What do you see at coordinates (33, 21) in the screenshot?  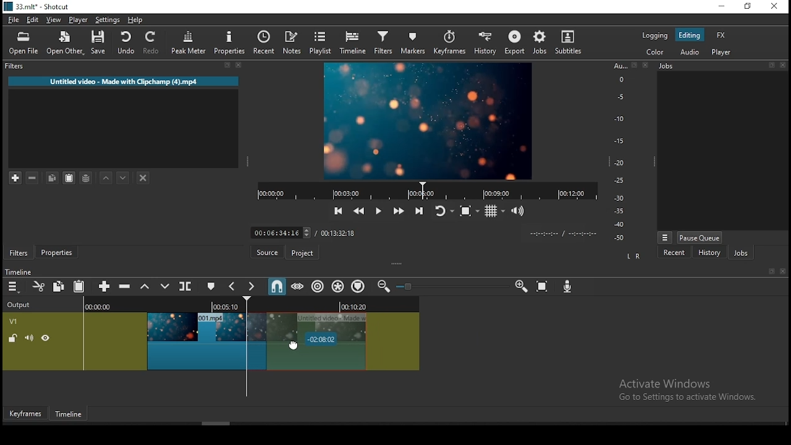 I see `edit` at bounding box center [33, 21].